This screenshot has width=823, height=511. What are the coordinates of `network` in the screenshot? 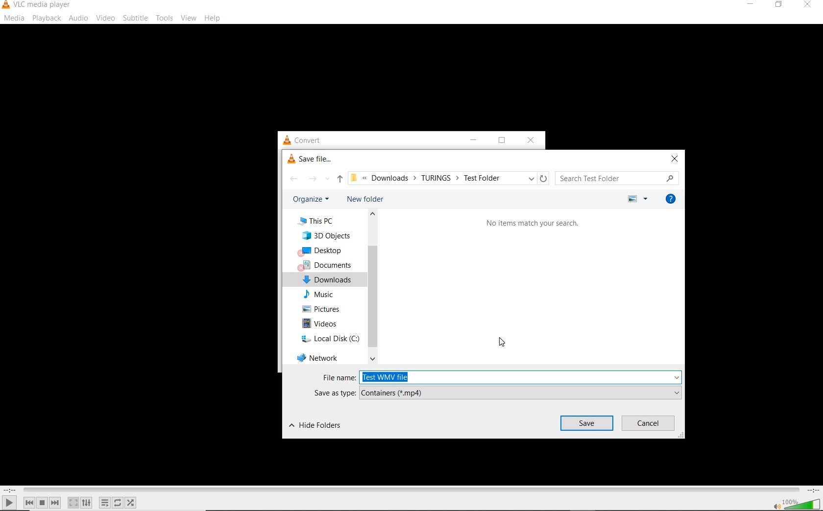 It's located at (318, 357).